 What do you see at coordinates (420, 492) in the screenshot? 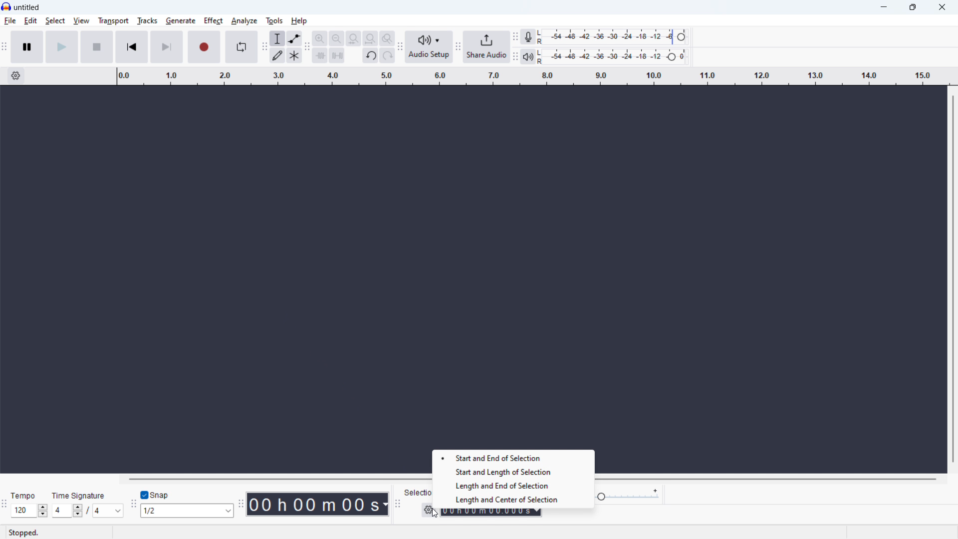
I see `selection` at bounding box center [420, 492].